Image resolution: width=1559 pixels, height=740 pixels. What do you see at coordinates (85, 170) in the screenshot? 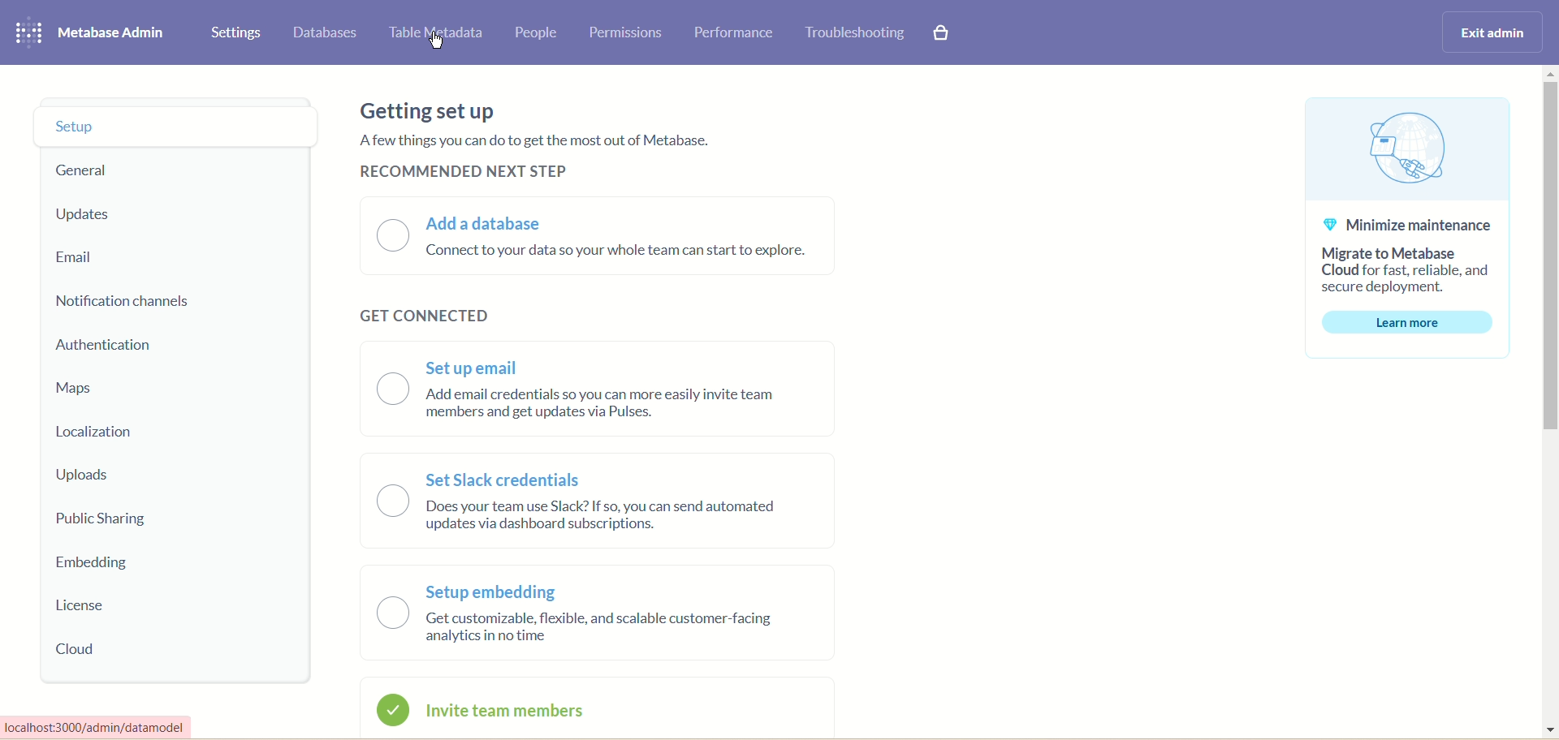
I see `general` at bounding box center [85, 170].